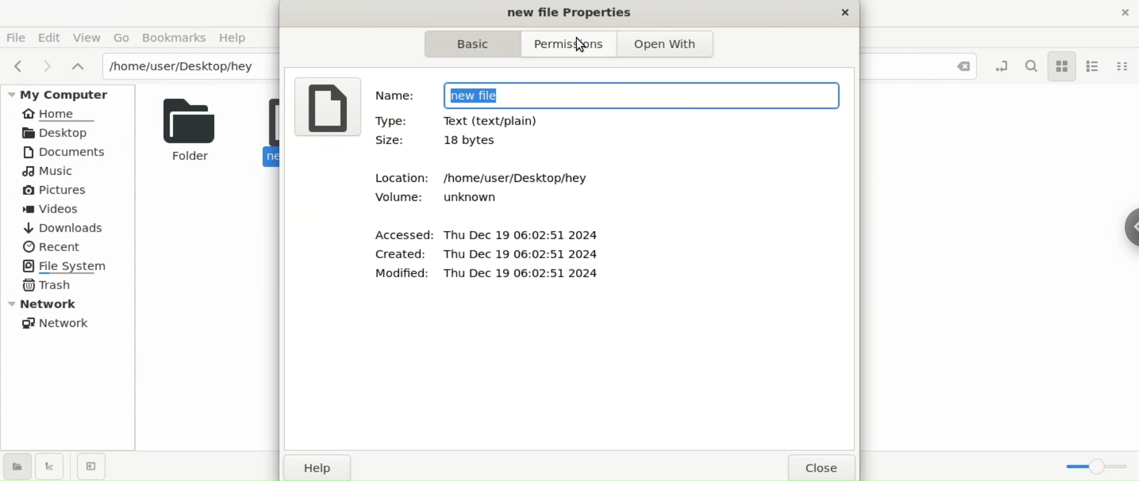 The width and height of the screenshot is (1139, 481). I want to click on Close, so click(956, 69).